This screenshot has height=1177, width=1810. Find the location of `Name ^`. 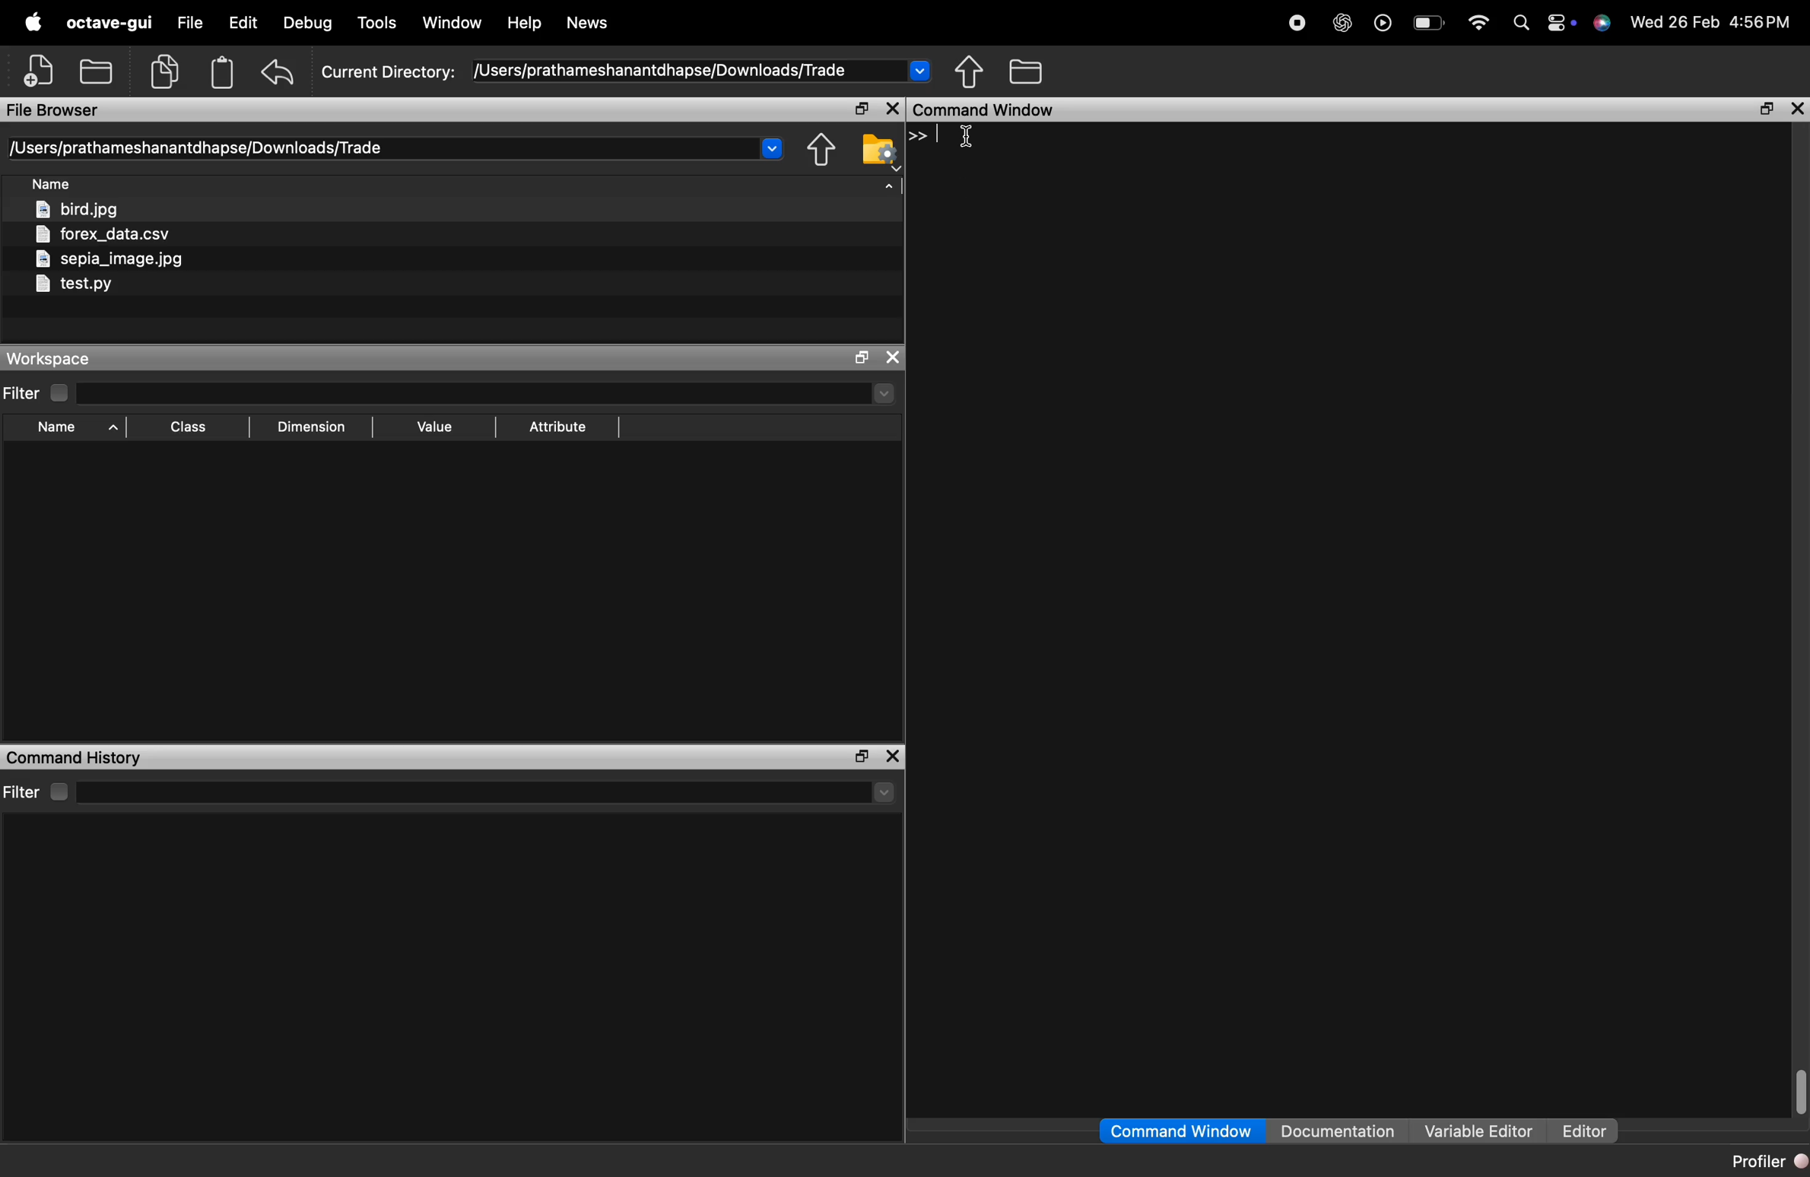

Name ^ is located at coordinates (78, 427).